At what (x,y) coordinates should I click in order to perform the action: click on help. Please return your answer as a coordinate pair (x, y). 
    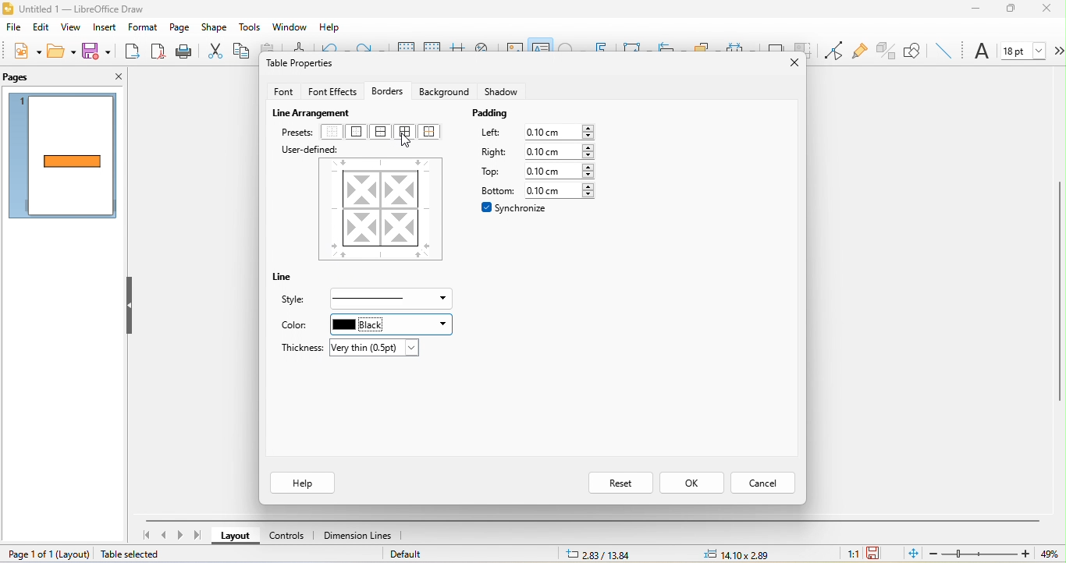
    Looking at the image, I should click on (333, 28).